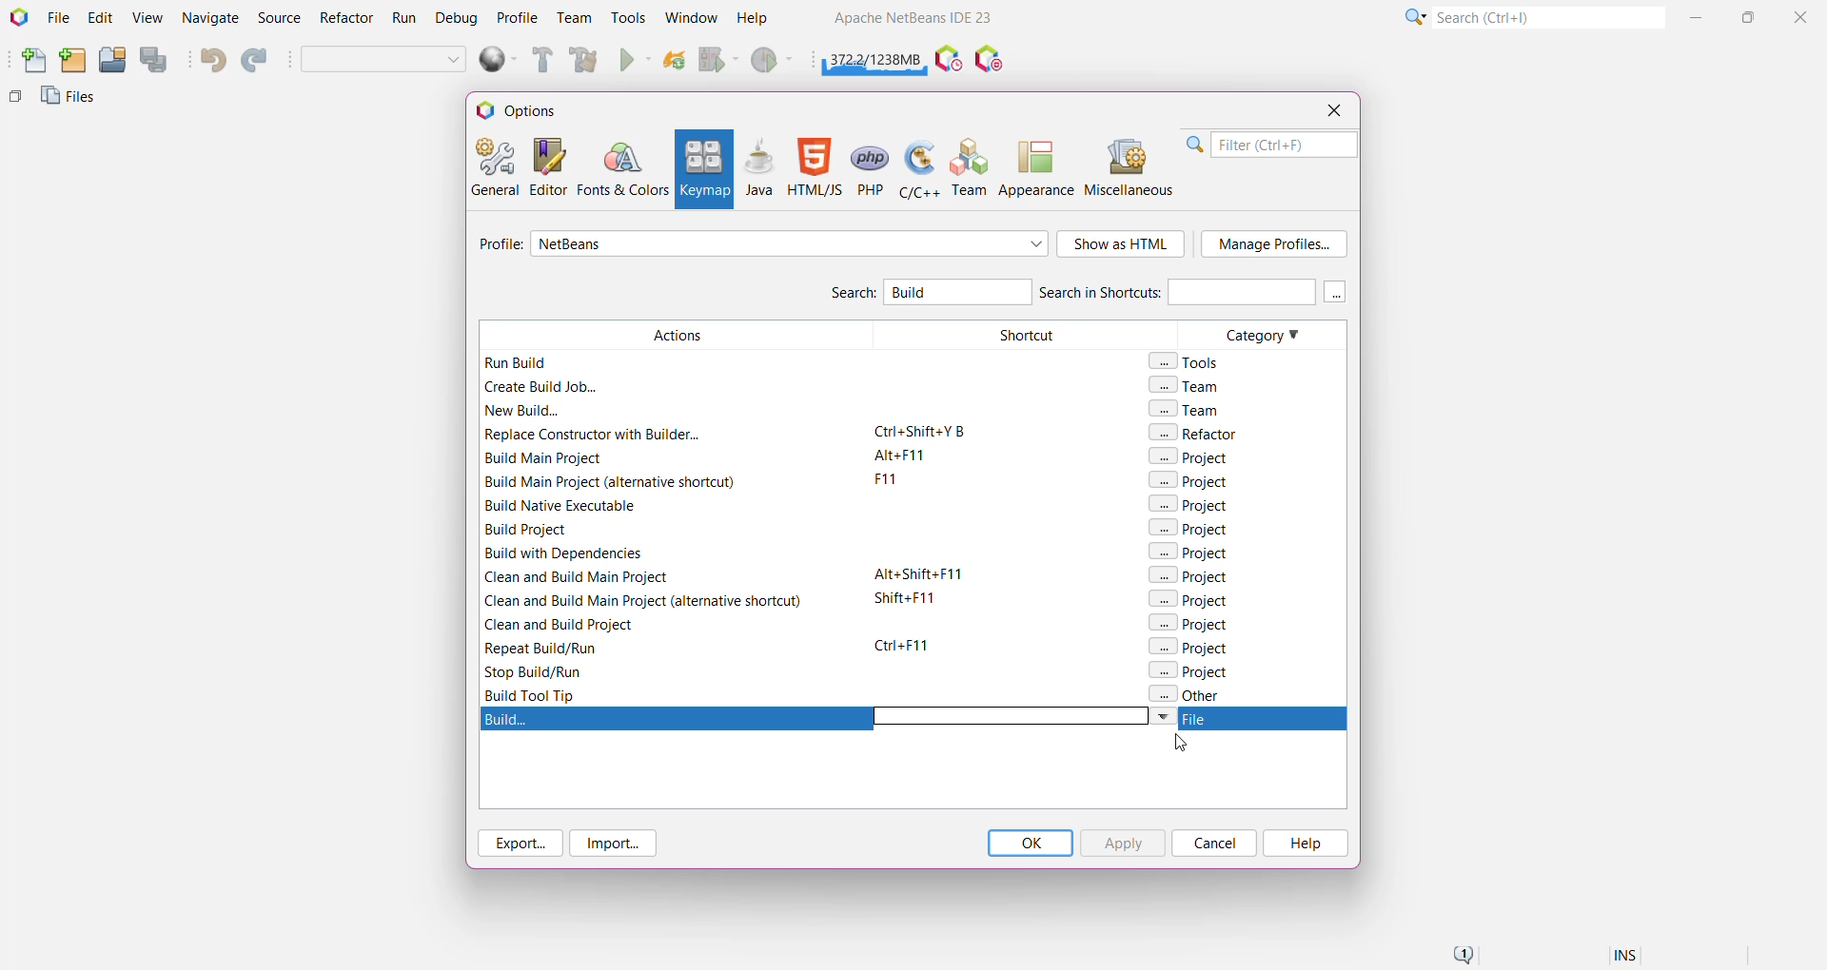 This screenshot has height=970, width=1827. Describe the element at coordinates (1304, 844) in the screenshot. I see `Help` at that location.